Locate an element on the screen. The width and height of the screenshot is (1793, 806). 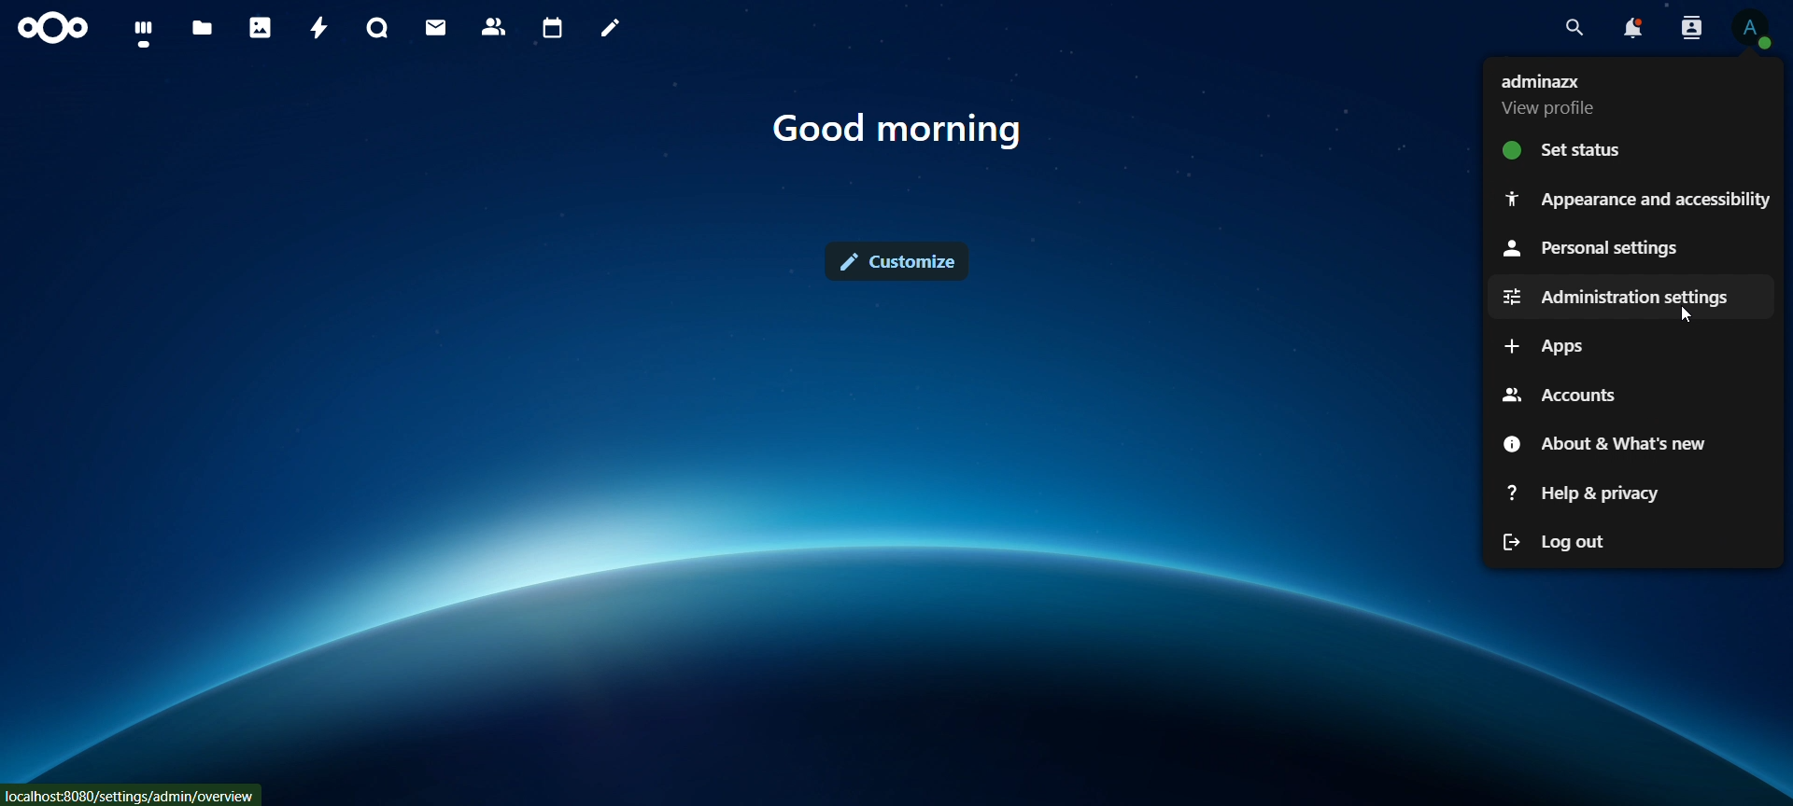
search contacts is located at coordinates (1696, 29).